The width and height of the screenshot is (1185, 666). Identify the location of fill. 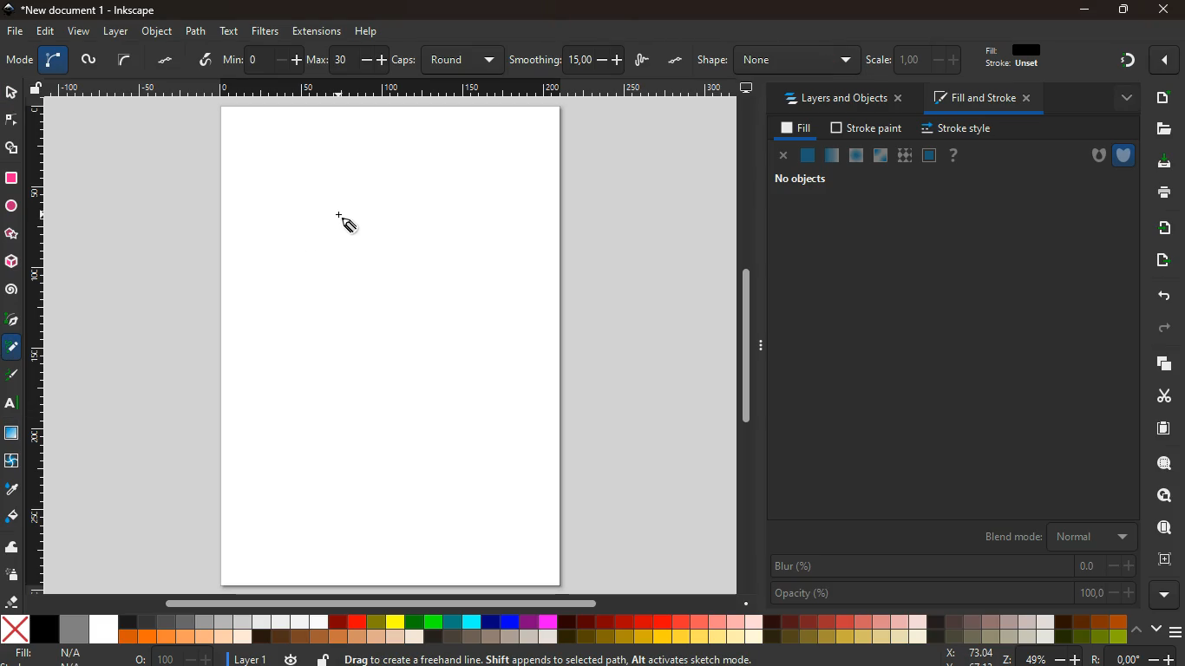
(797, 129).